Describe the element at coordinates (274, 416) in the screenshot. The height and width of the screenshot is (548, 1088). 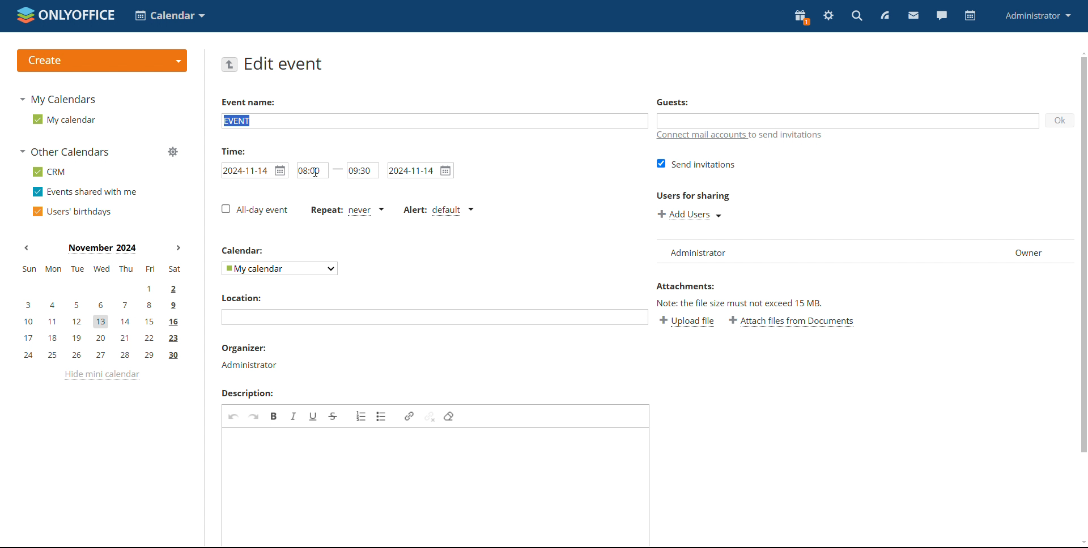
I see `bold` at that location.